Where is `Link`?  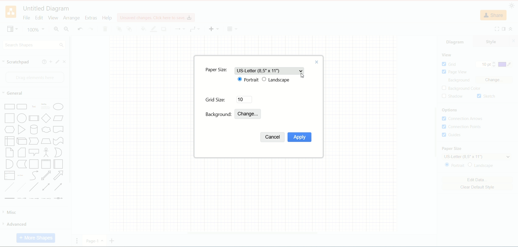 Link is located at coordinates (9, 198).